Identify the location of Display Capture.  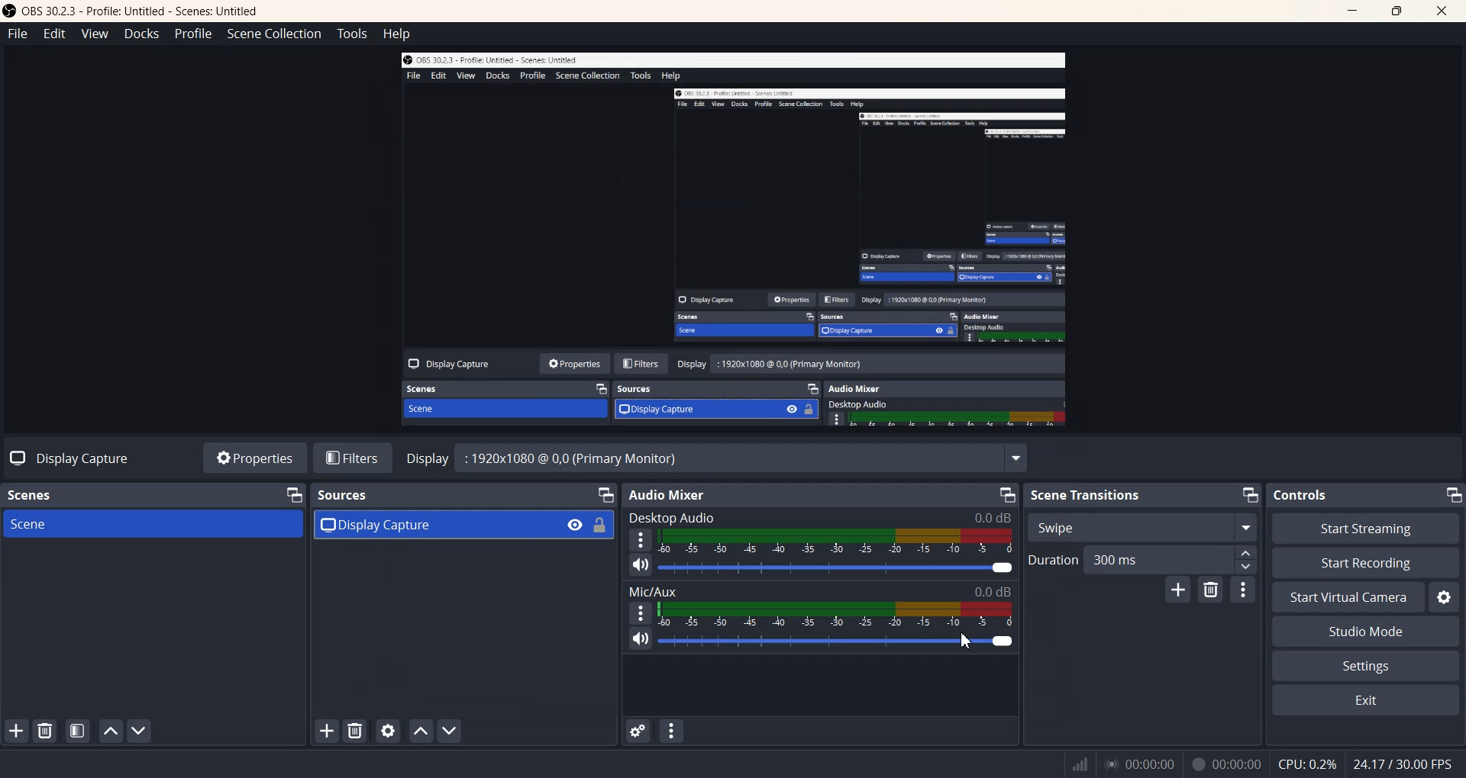
(462, 525).